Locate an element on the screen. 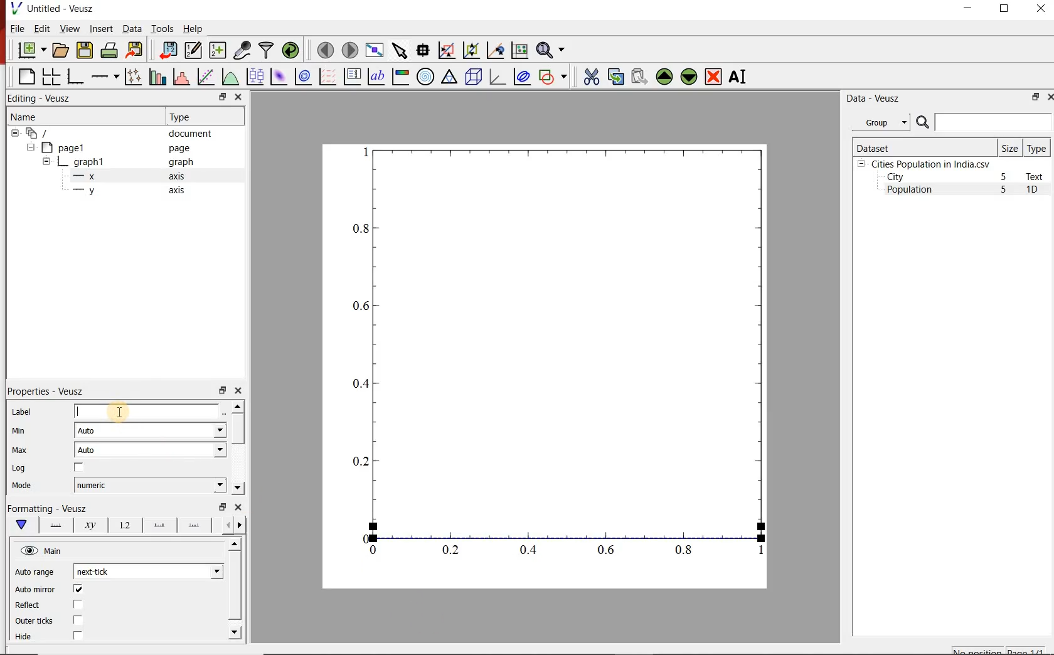 This screenshot has width=1054, height=655. read data points on the graph is located at coordinates (422, 49).